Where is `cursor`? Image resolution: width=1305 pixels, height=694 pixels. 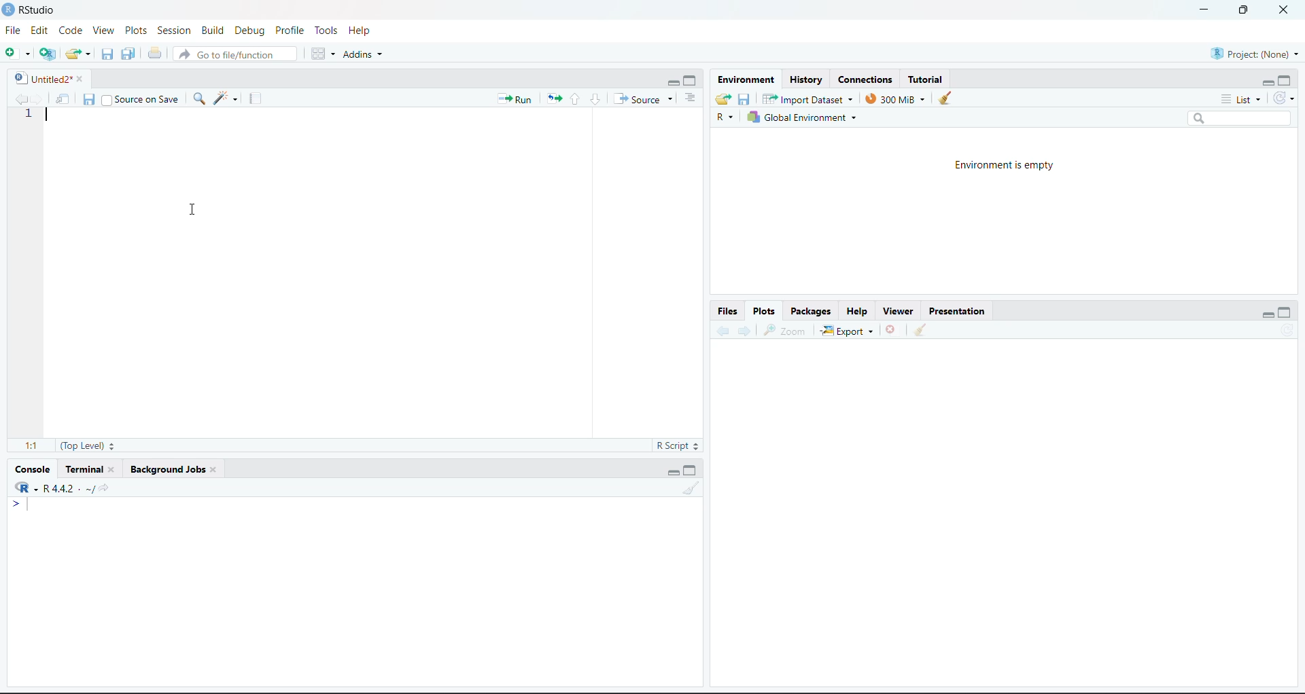 cursor is located at coordinates (195, 206).